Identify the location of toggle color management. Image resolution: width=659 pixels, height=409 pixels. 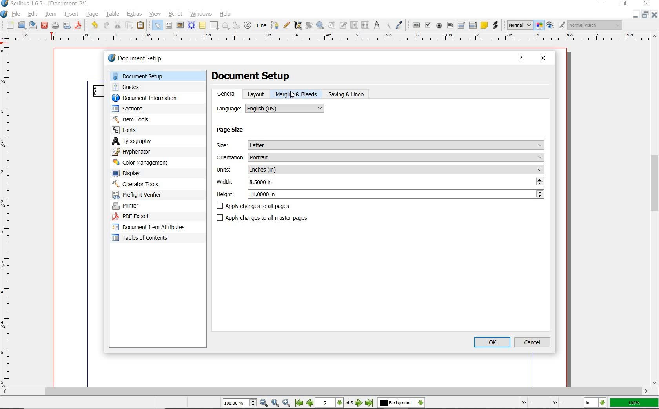
(540, 26).